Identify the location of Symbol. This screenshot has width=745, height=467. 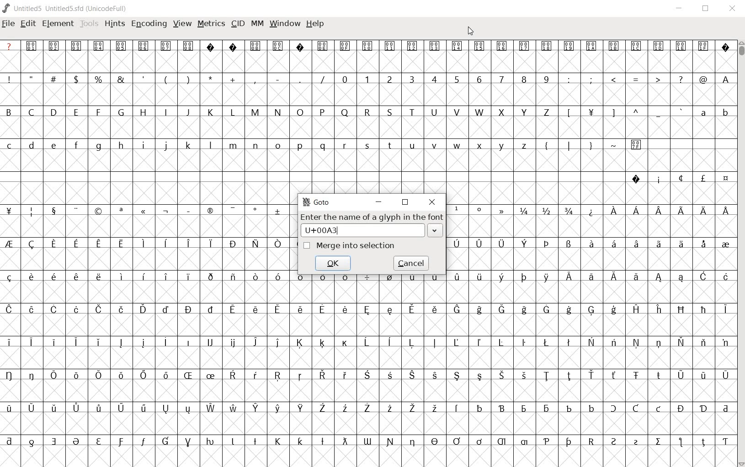
(99, 211).